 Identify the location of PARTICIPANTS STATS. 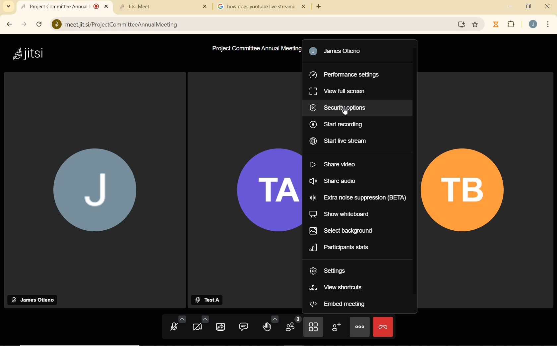
(344, 248).